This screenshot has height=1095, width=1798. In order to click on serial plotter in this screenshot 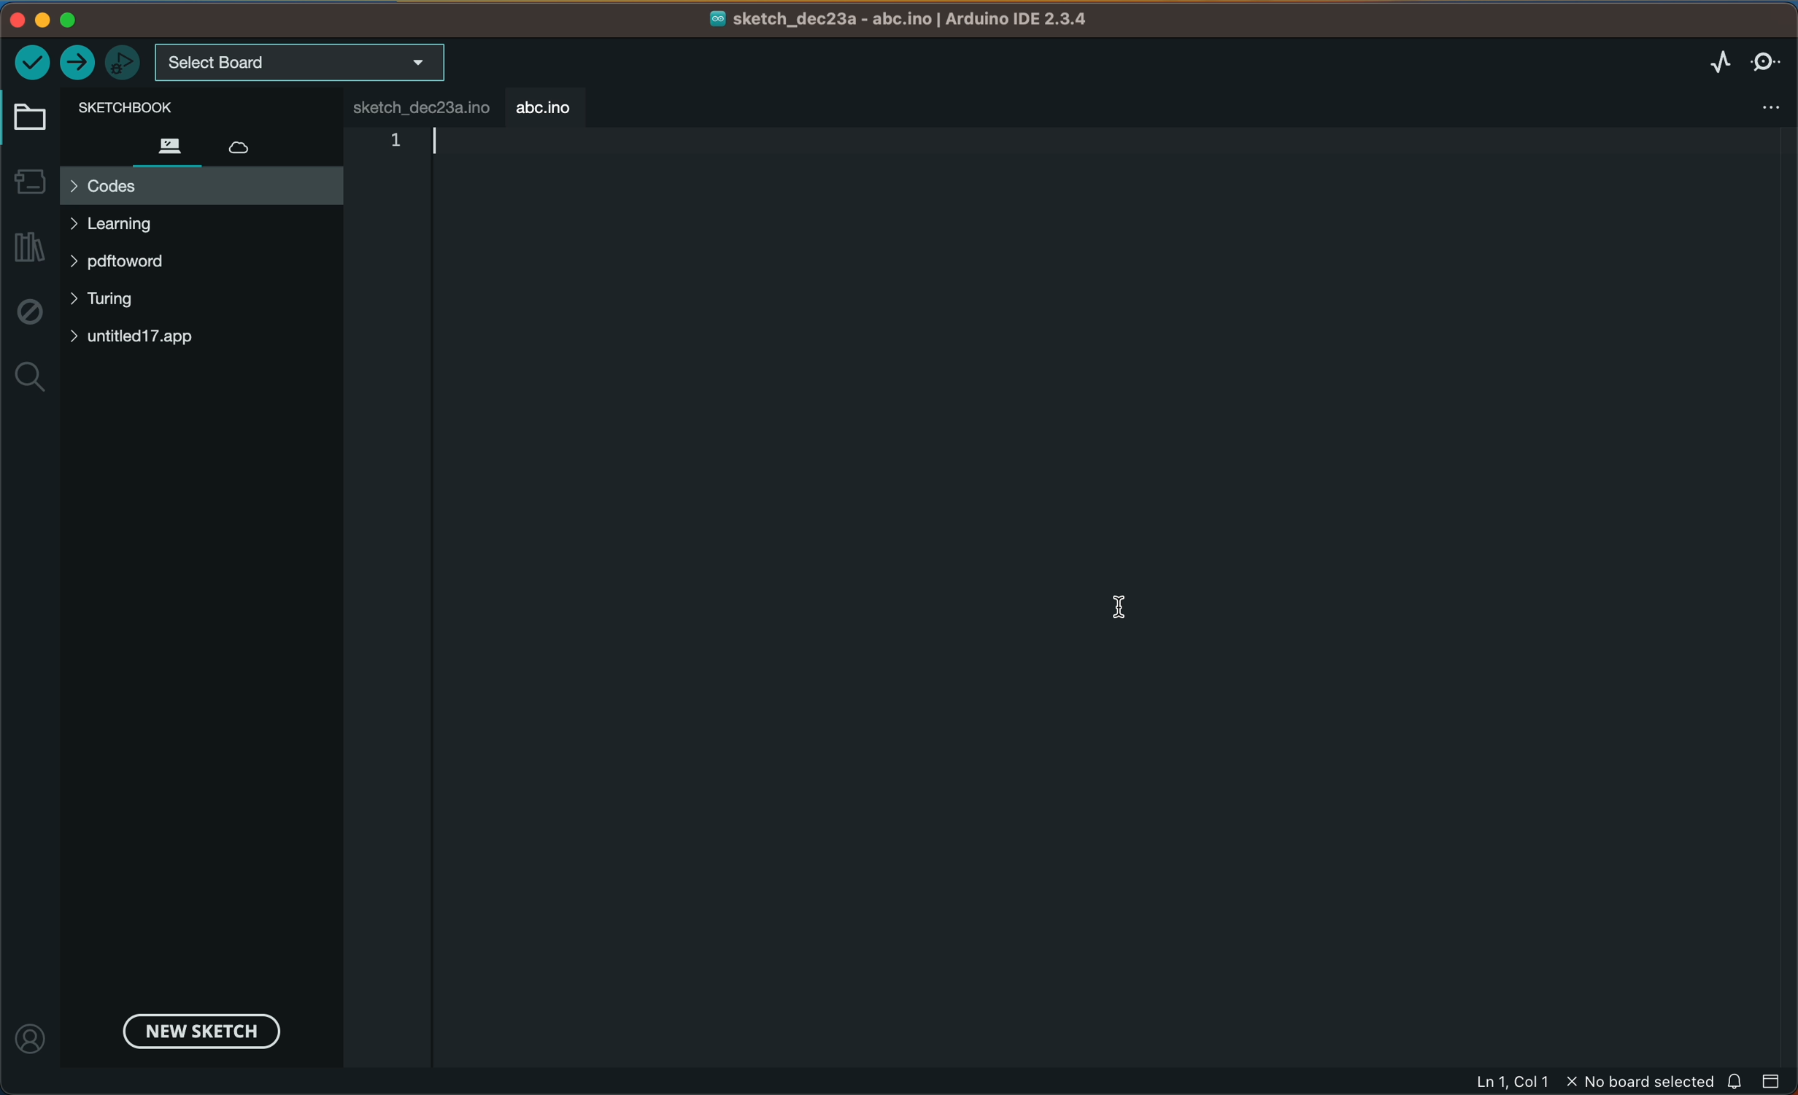, I will do `click(1703, 62)`.